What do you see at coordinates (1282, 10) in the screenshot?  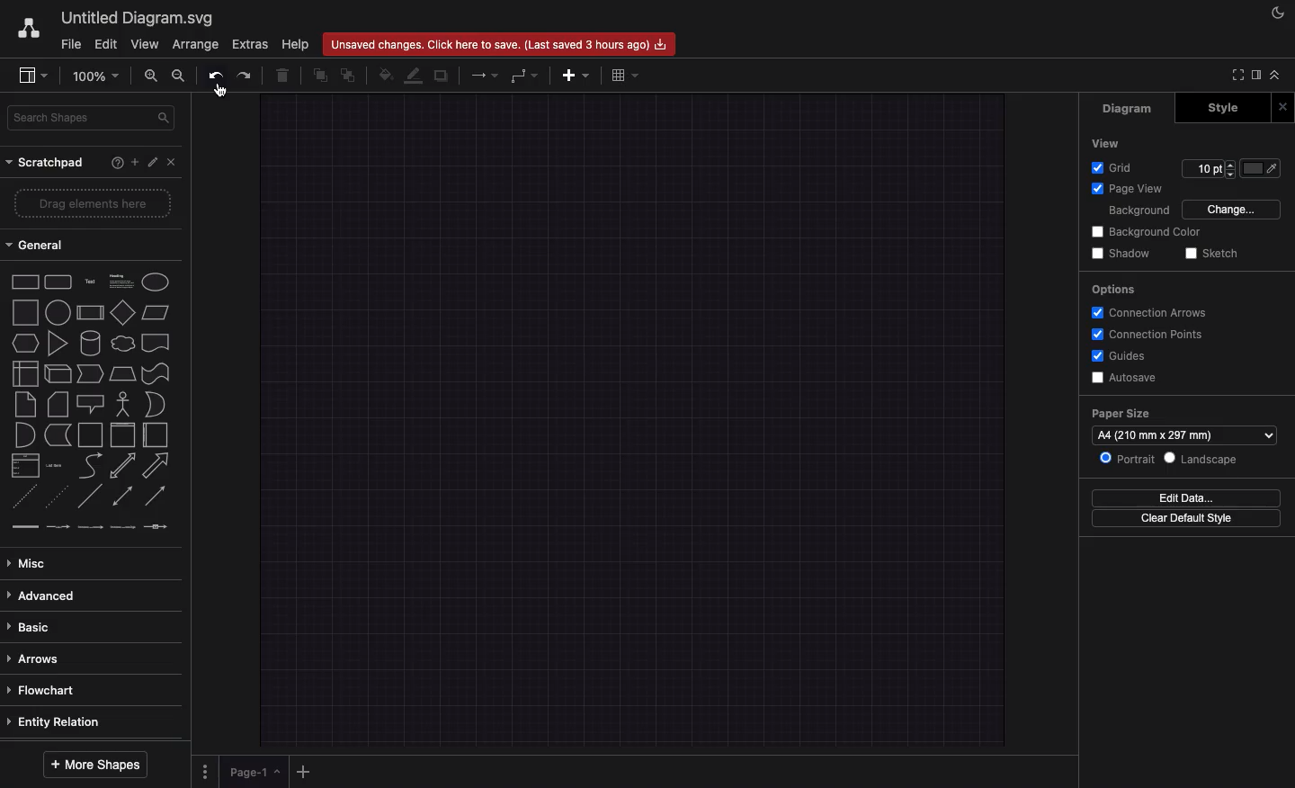 I see `Night mode` at bounding box center [1282, 10].